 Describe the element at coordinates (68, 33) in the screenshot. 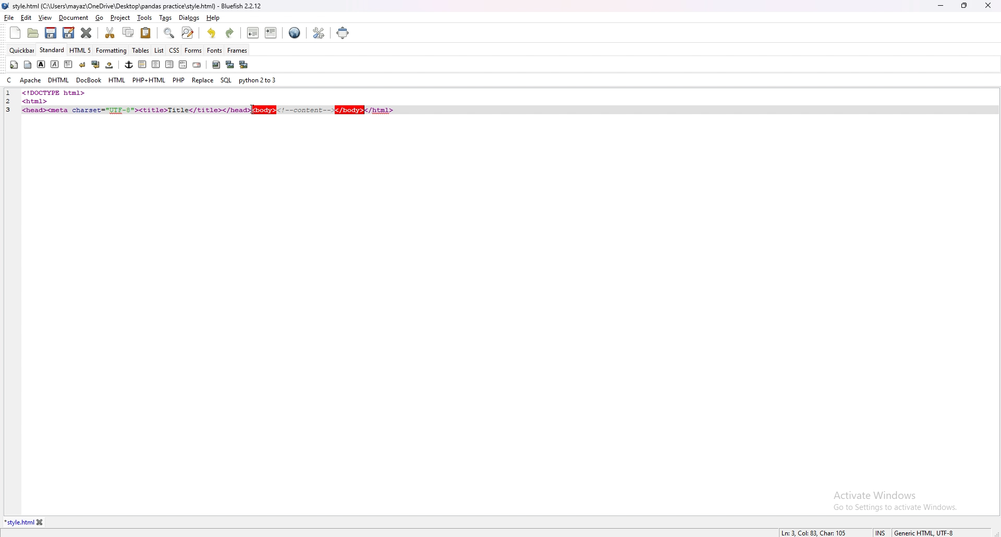

I see `save as` at that location.